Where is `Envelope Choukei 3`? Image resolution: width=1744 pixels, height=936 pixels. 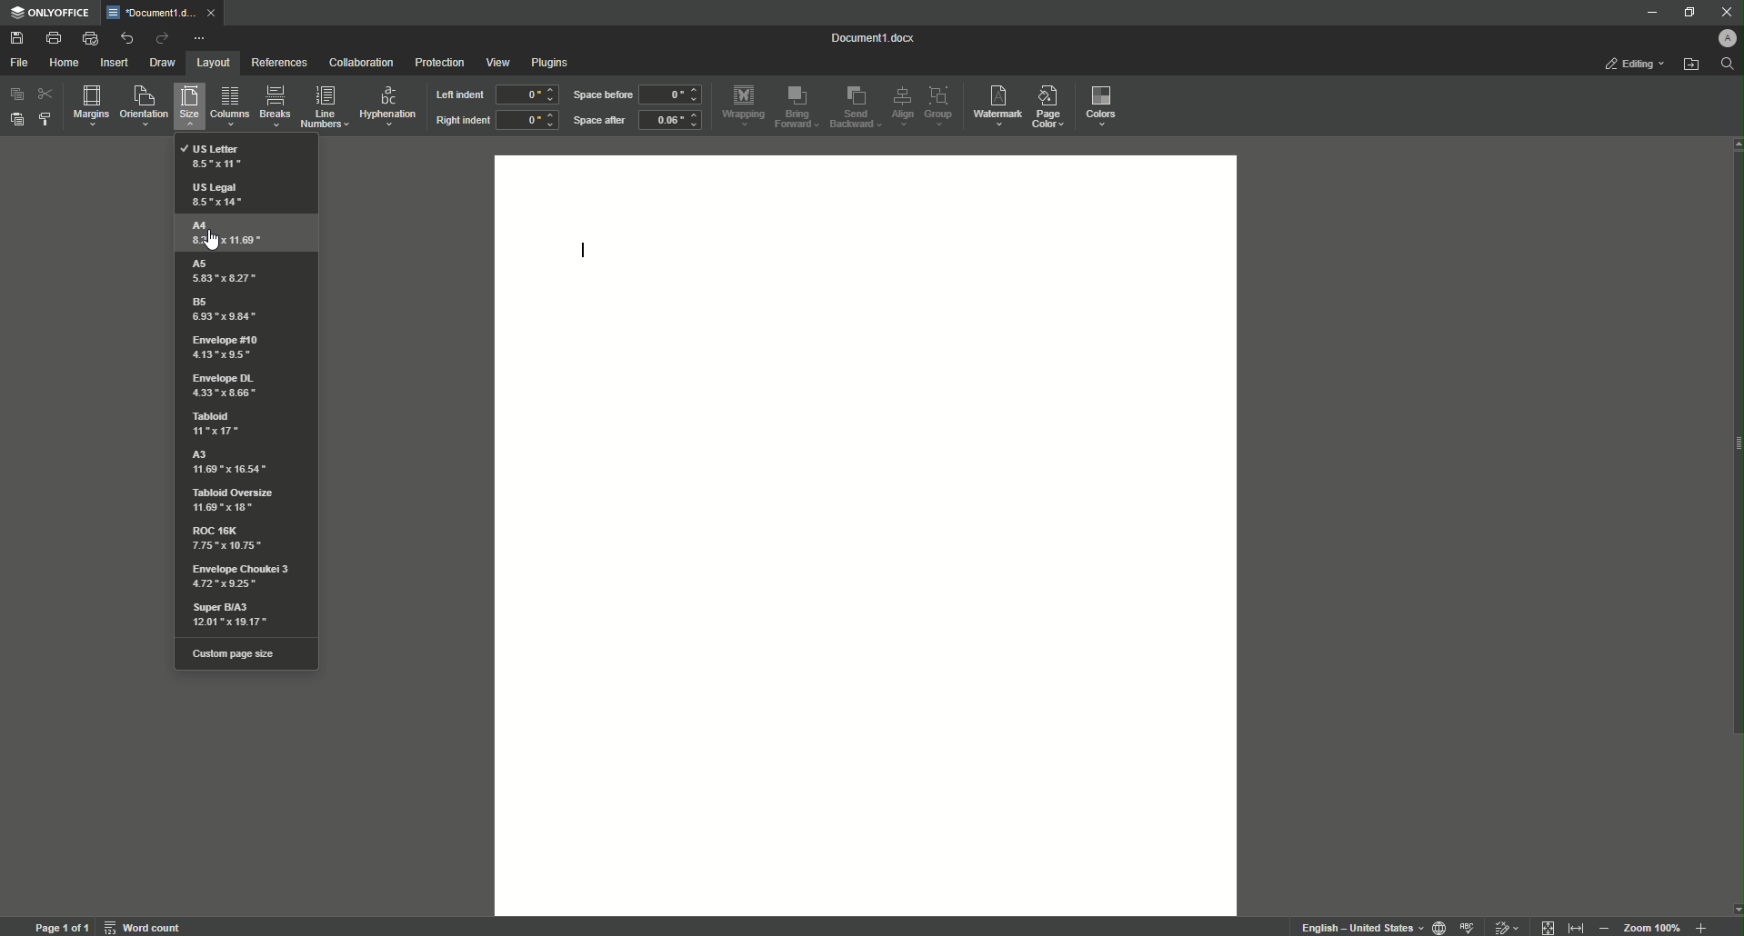
Envelope Choukei 3 is located at coordinates (241, 576).